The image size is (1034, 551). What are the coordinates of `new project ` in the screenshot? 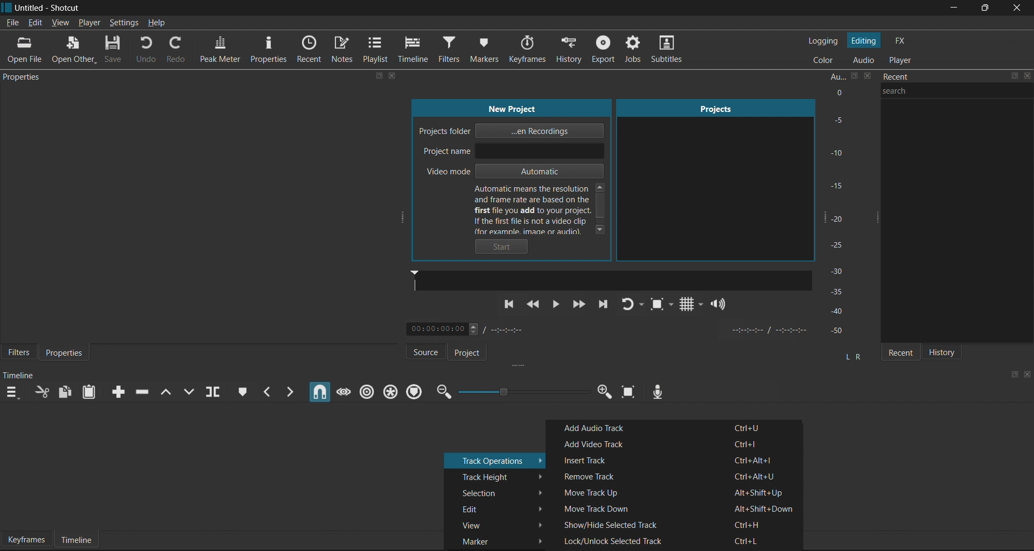 It's located at (514, 108).